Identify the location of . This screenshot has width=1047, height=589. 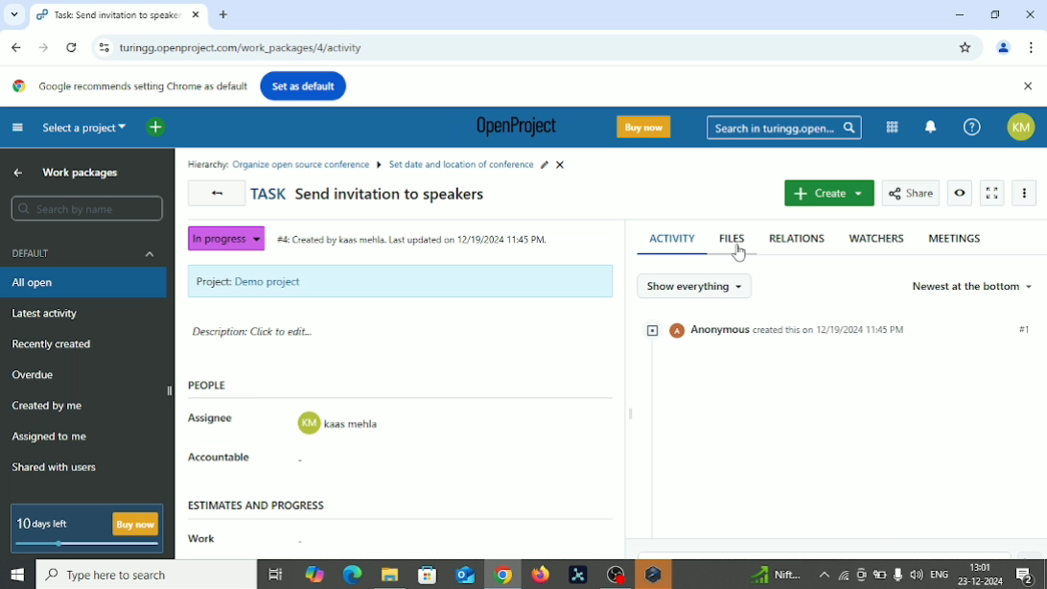
(548, 69).